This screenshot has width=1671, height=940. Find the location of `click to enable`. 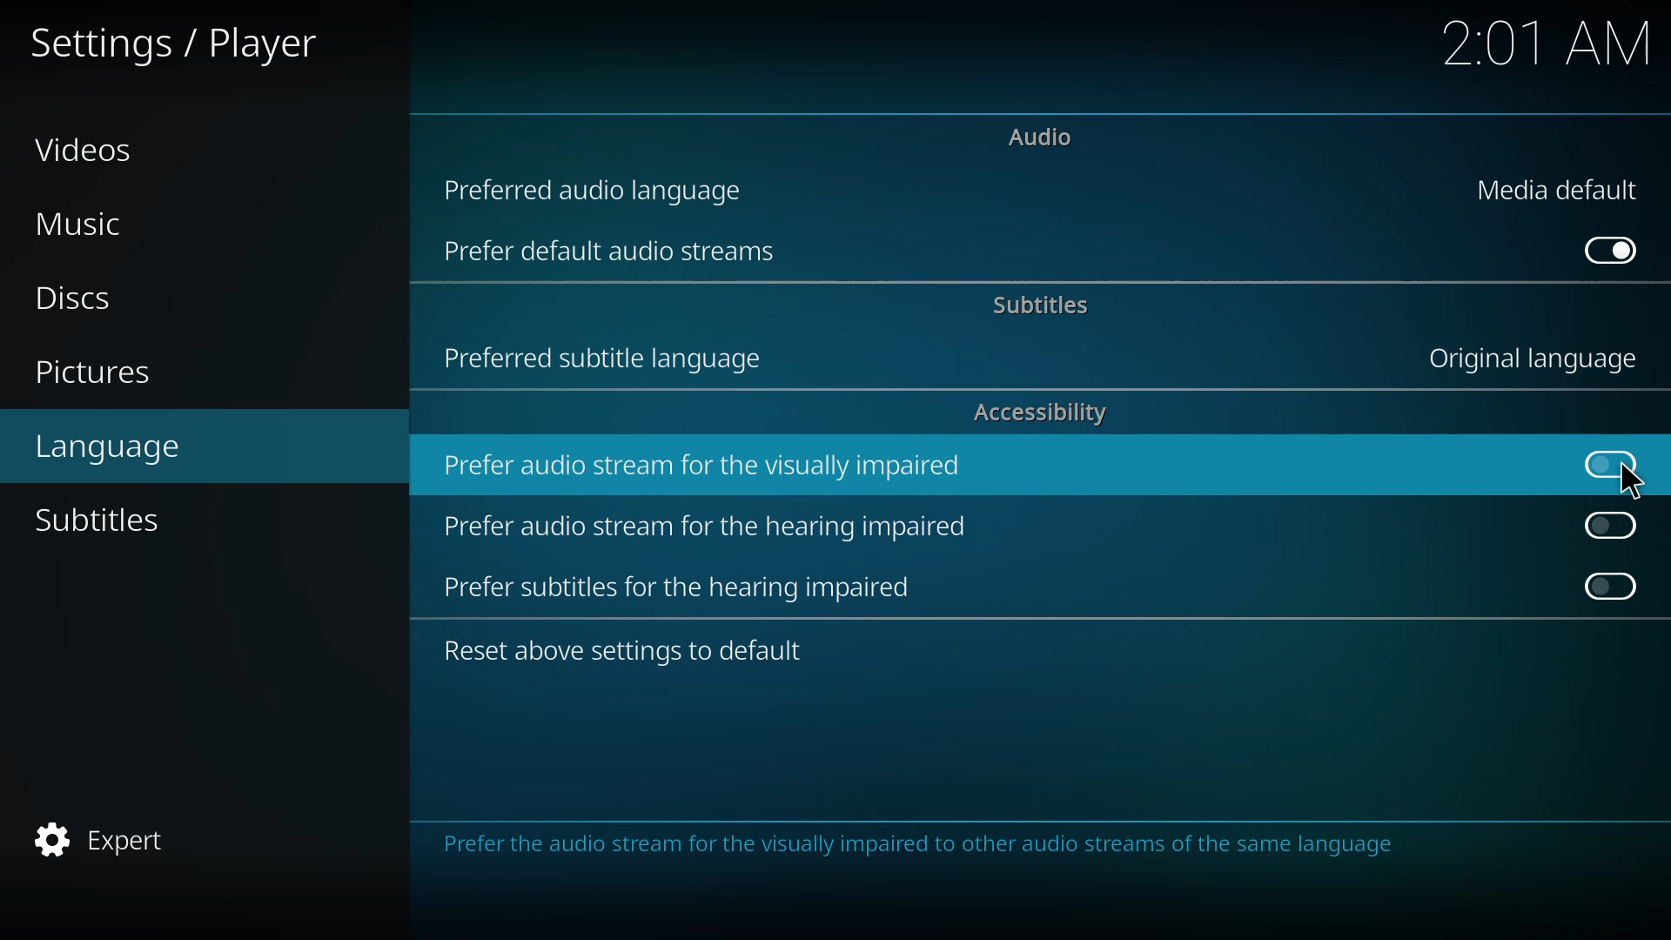

click to enable is located at coordinates (1605, 587).